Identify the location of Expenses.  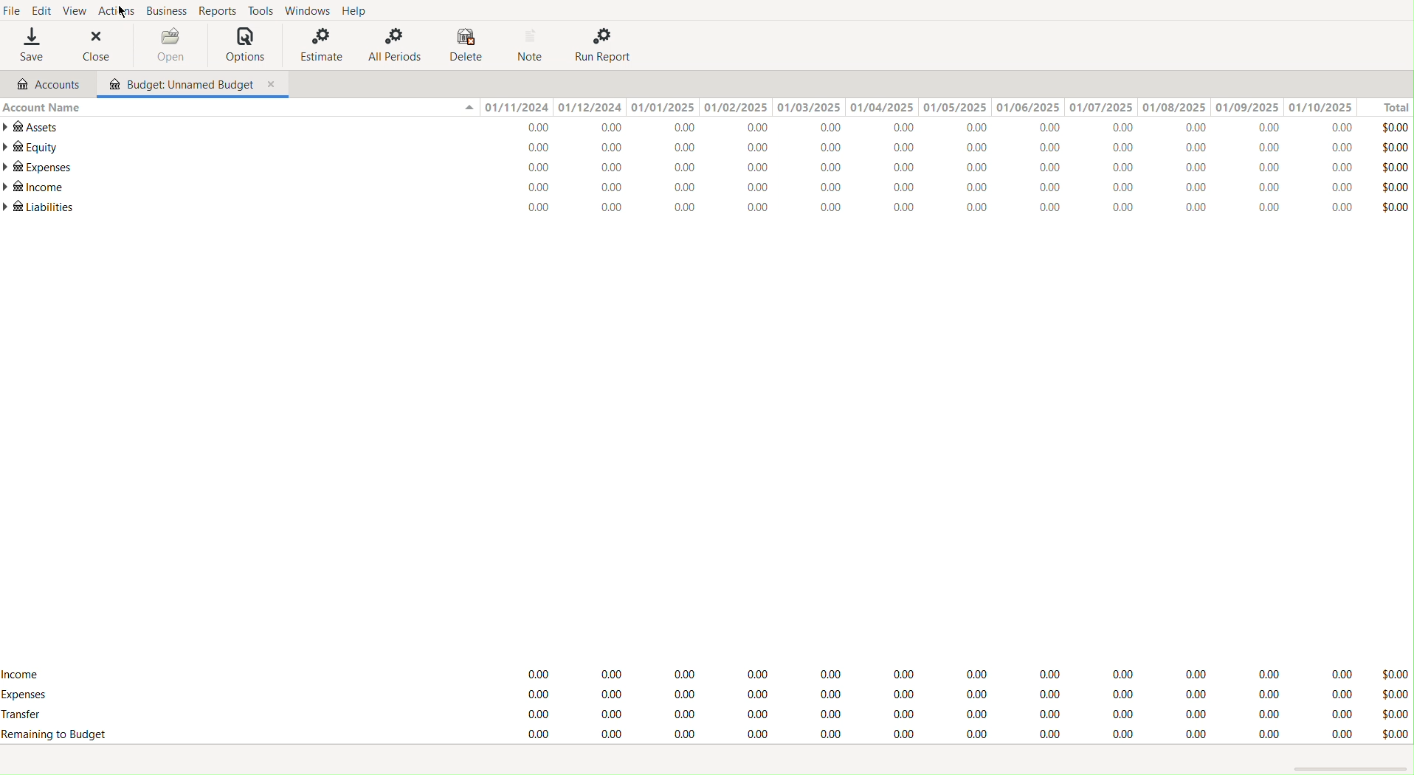
(26, 695).